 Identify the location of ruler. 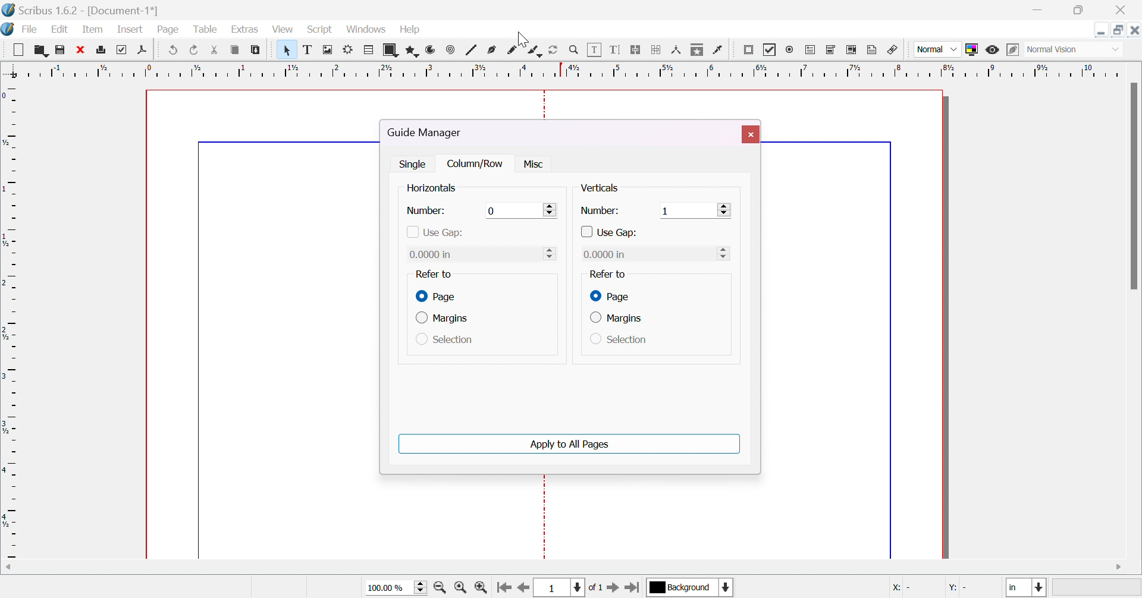
(10, 319).